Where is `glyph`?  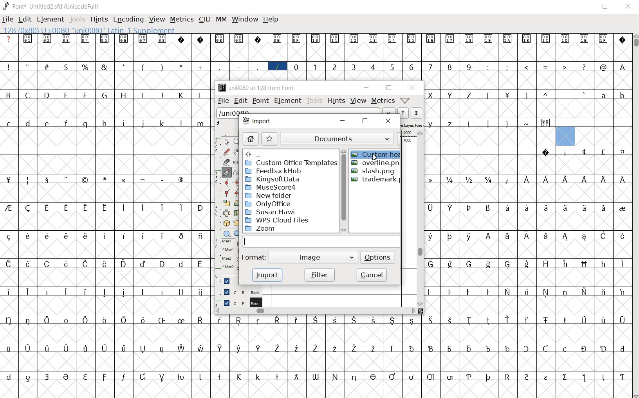 glyph is located at coordinates (584, 321).